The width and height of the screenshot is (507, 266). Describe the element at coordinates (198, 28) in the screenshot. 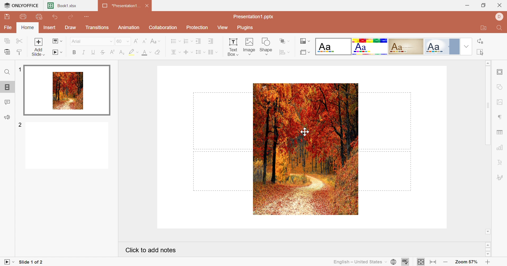

I see `Protection` at that location.